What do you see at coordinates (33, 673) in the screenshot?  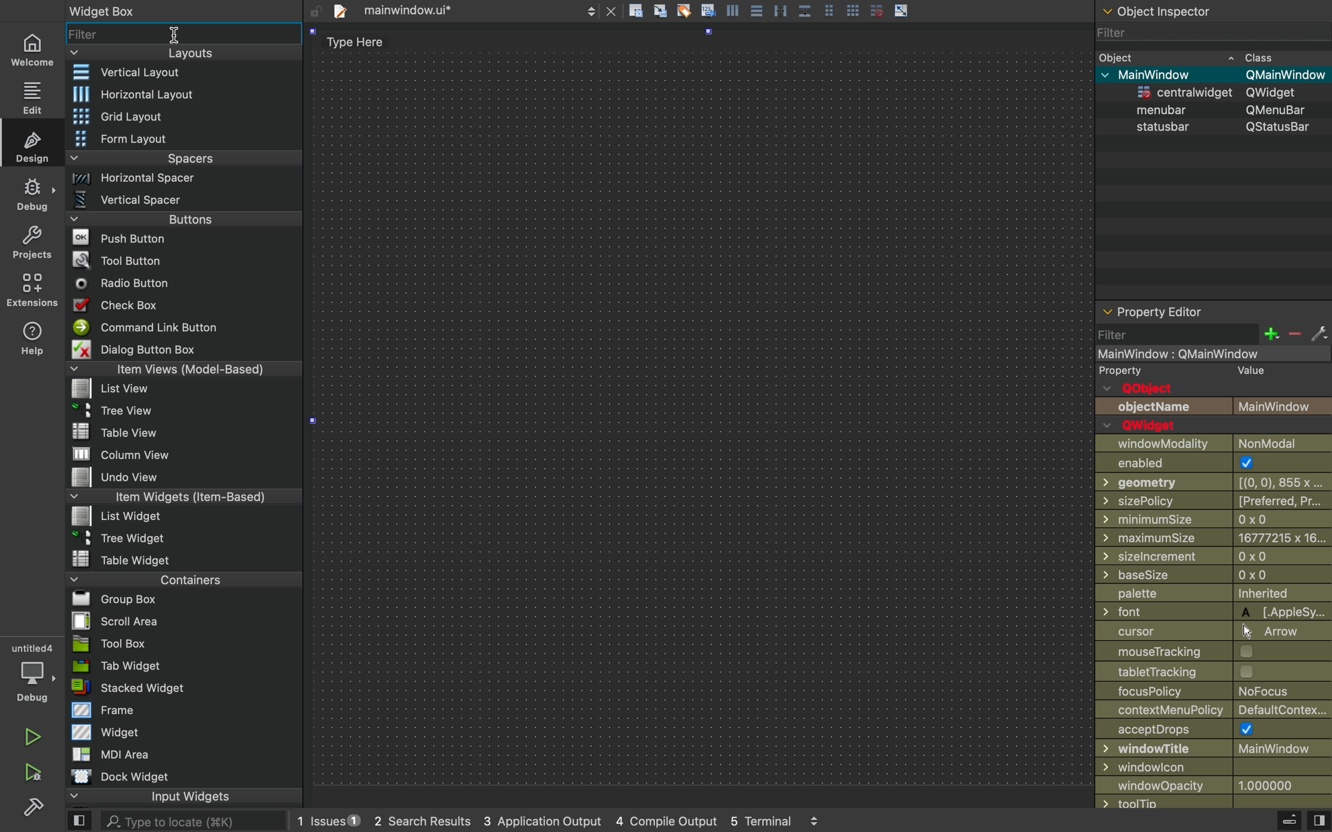 I see `debug` at bounding box center [33, 673].